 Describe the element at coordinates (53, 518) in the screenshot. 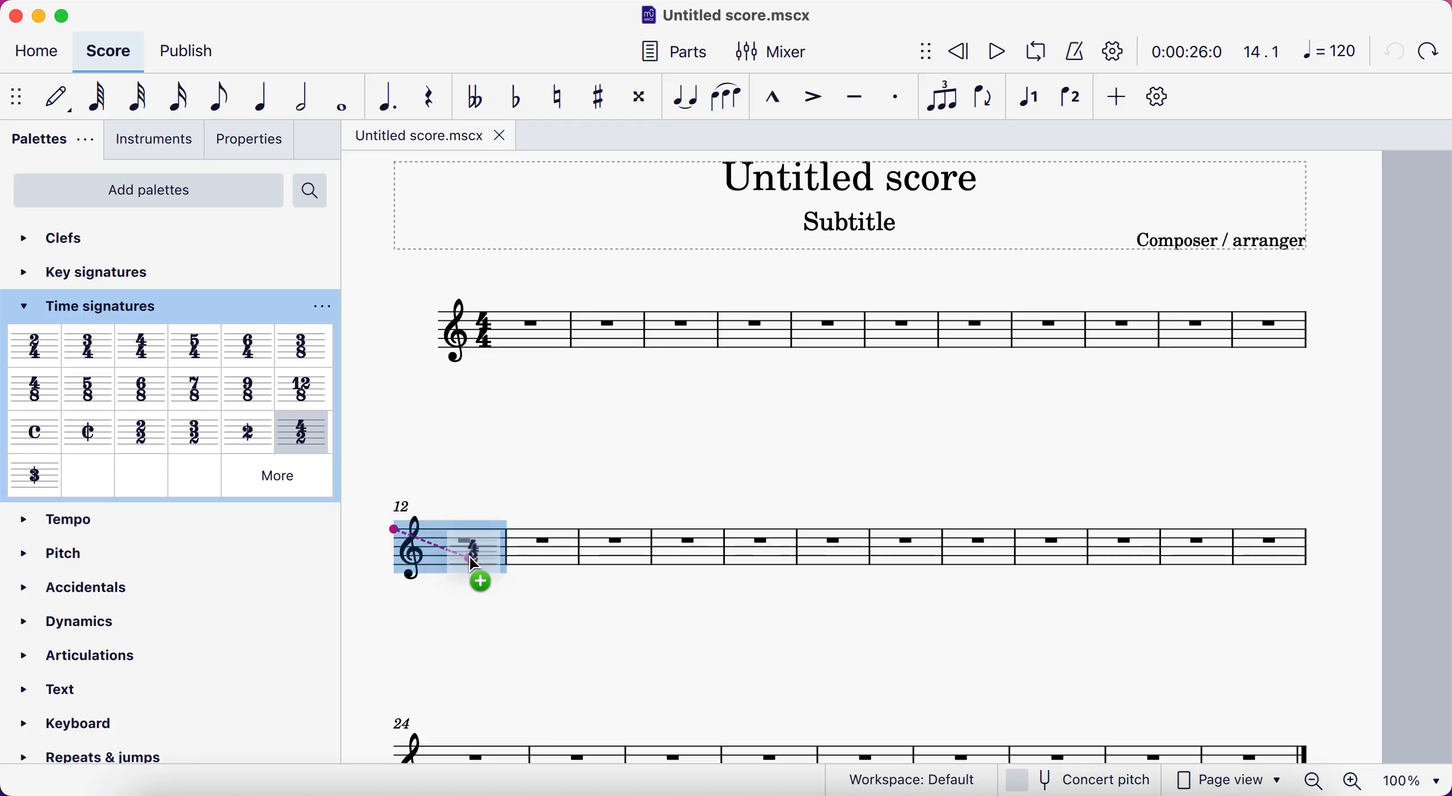

I see `tempo` at that location.